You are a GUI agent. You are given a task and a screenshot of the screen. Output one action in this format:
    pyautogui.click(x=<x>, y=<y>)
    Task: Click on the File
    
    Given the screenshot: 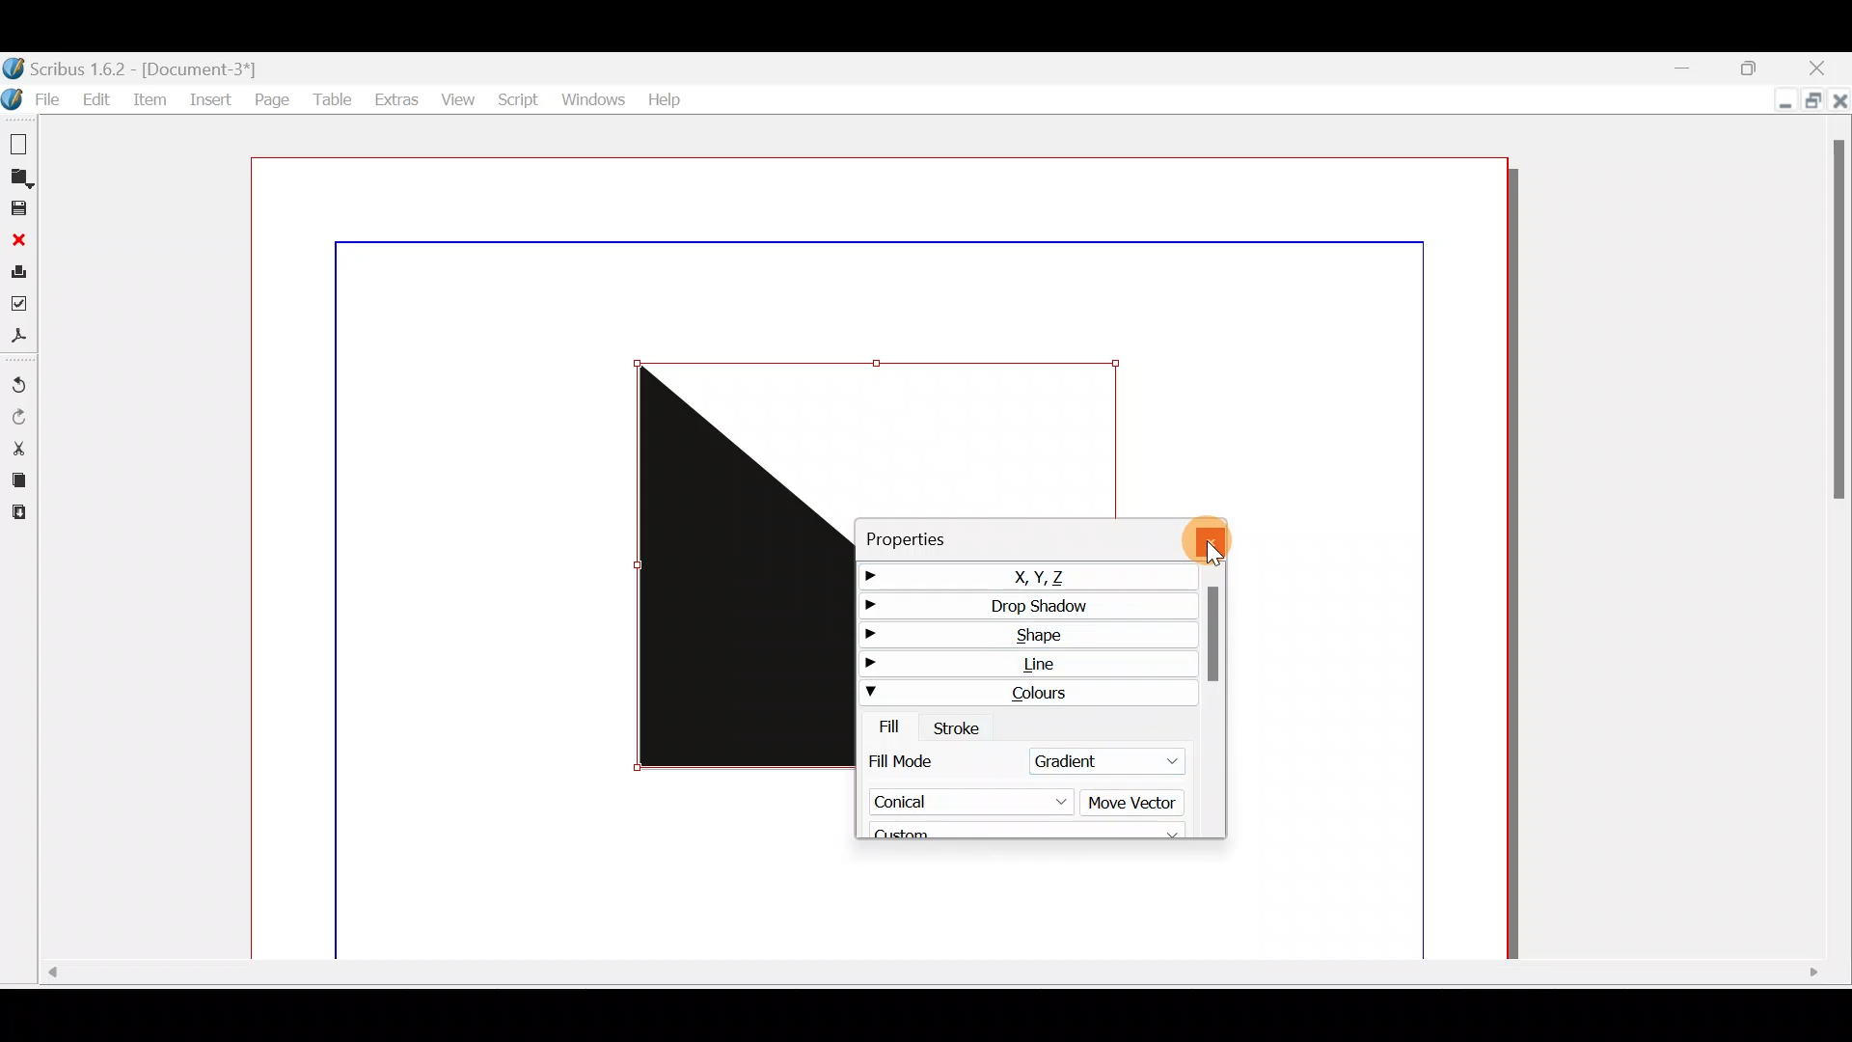 What is the action you would take?
    pyautogui.click(x=31, y=99)
    